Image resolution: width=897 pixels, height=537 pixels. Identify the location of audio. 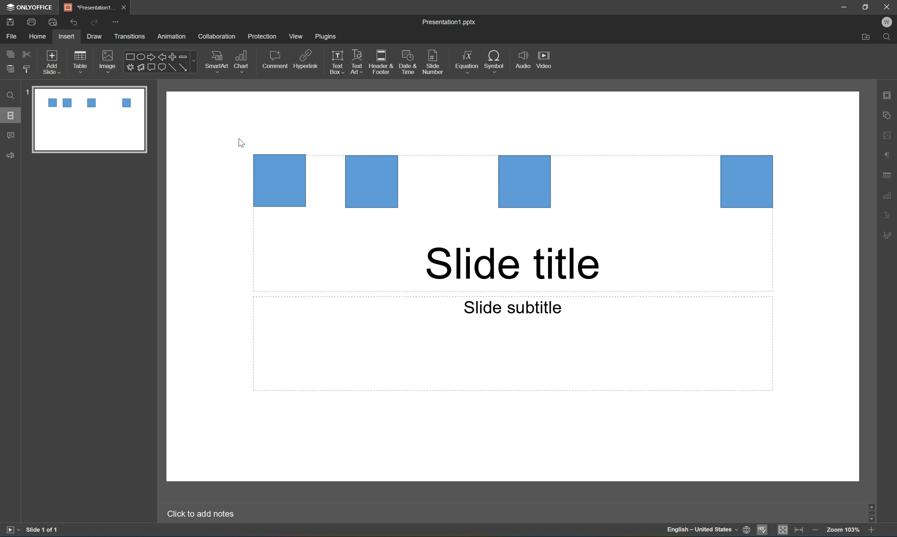
(522, 61).